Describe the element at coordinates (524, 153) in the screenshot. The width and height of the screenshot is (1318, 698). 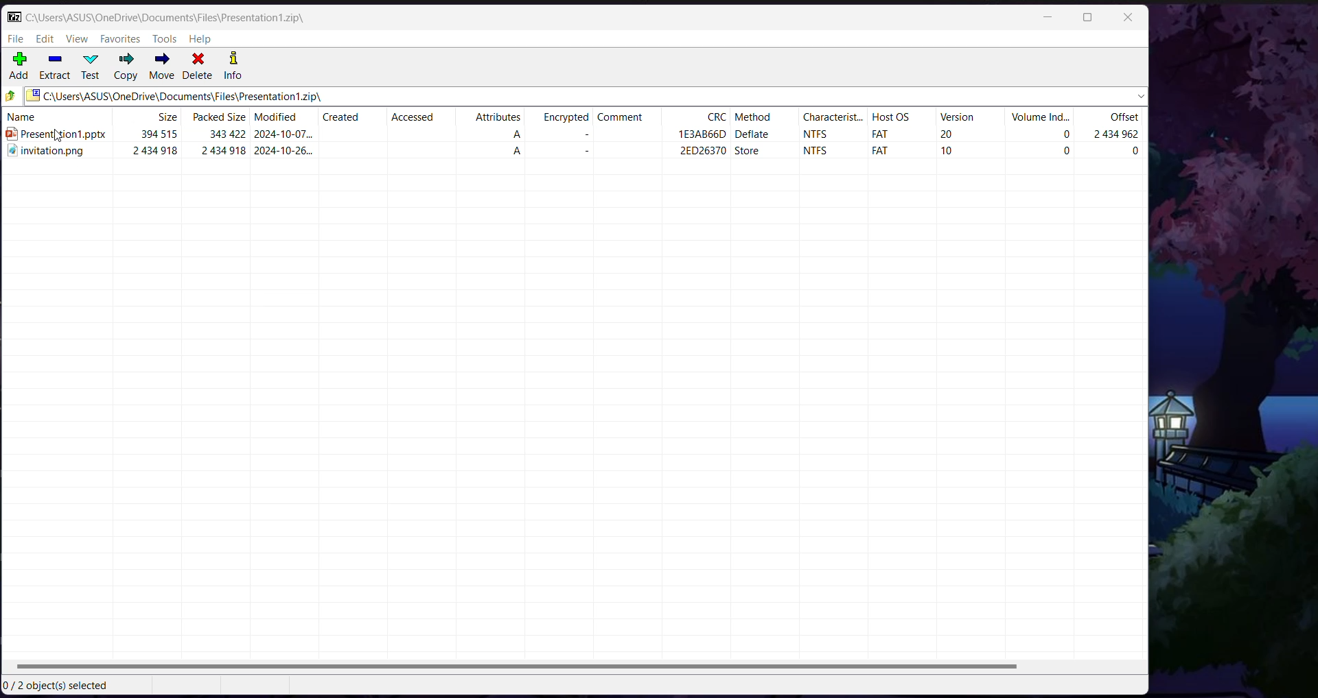
I see `A` at that location.